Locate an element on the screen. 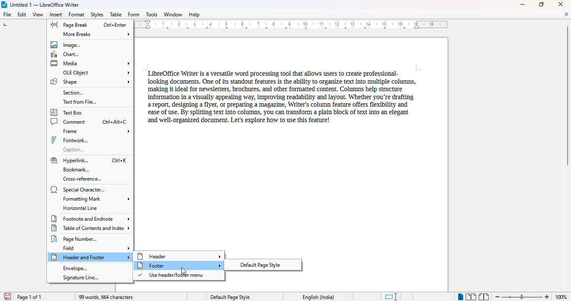  English (India) is located at coordinates (319, 297).